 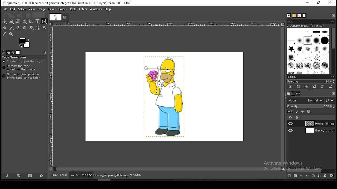 What do you see at coordinates (69, 3) in the screenshot?
I see `*[untitled]-13.0 (rgb color 8-bit gamma integer, gimp built-in sRGB, 2 layers) 1920x1080 - gimp` at bounding box center [69, 3].